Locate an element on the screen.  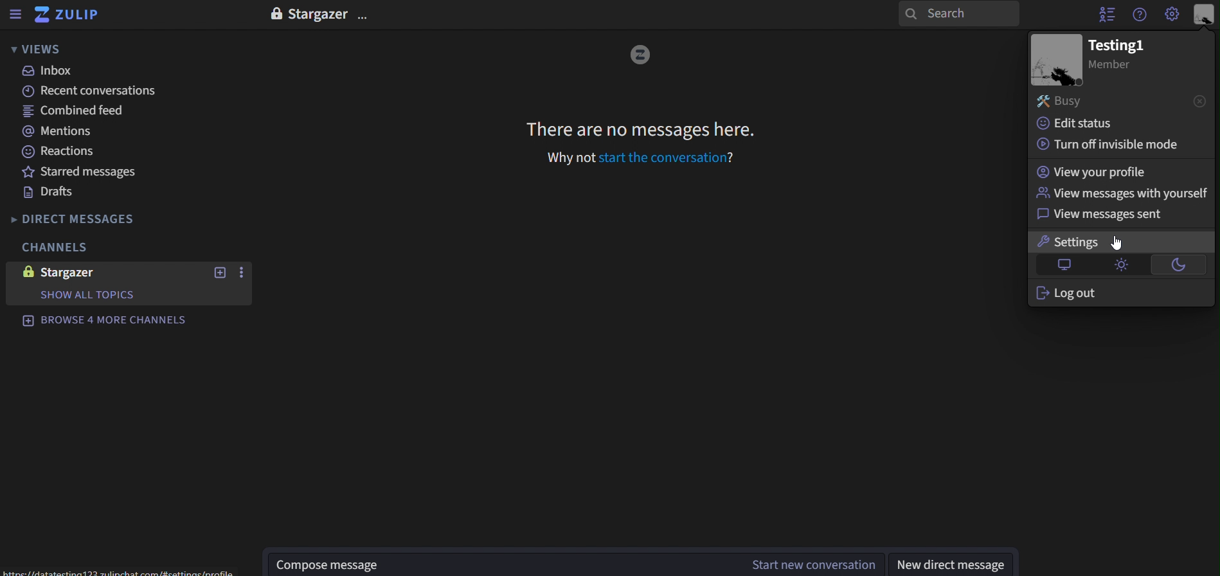
start new conversation is located at coordinates (242, 271).